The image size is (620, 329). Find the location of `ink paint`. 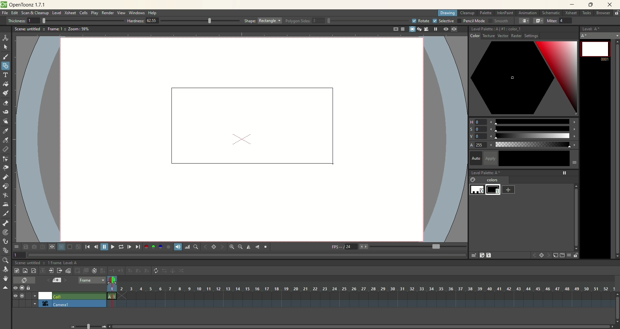

ink paint is located at coordinates (505, 13).